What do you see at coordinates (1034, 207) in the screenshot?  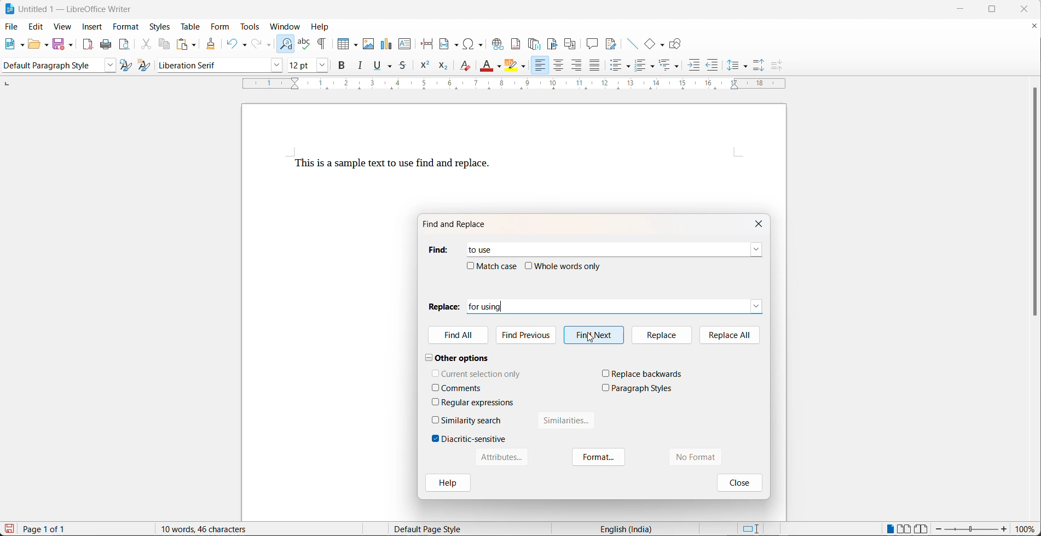 I see `scroll bar` at bounding box center [1034, 207].